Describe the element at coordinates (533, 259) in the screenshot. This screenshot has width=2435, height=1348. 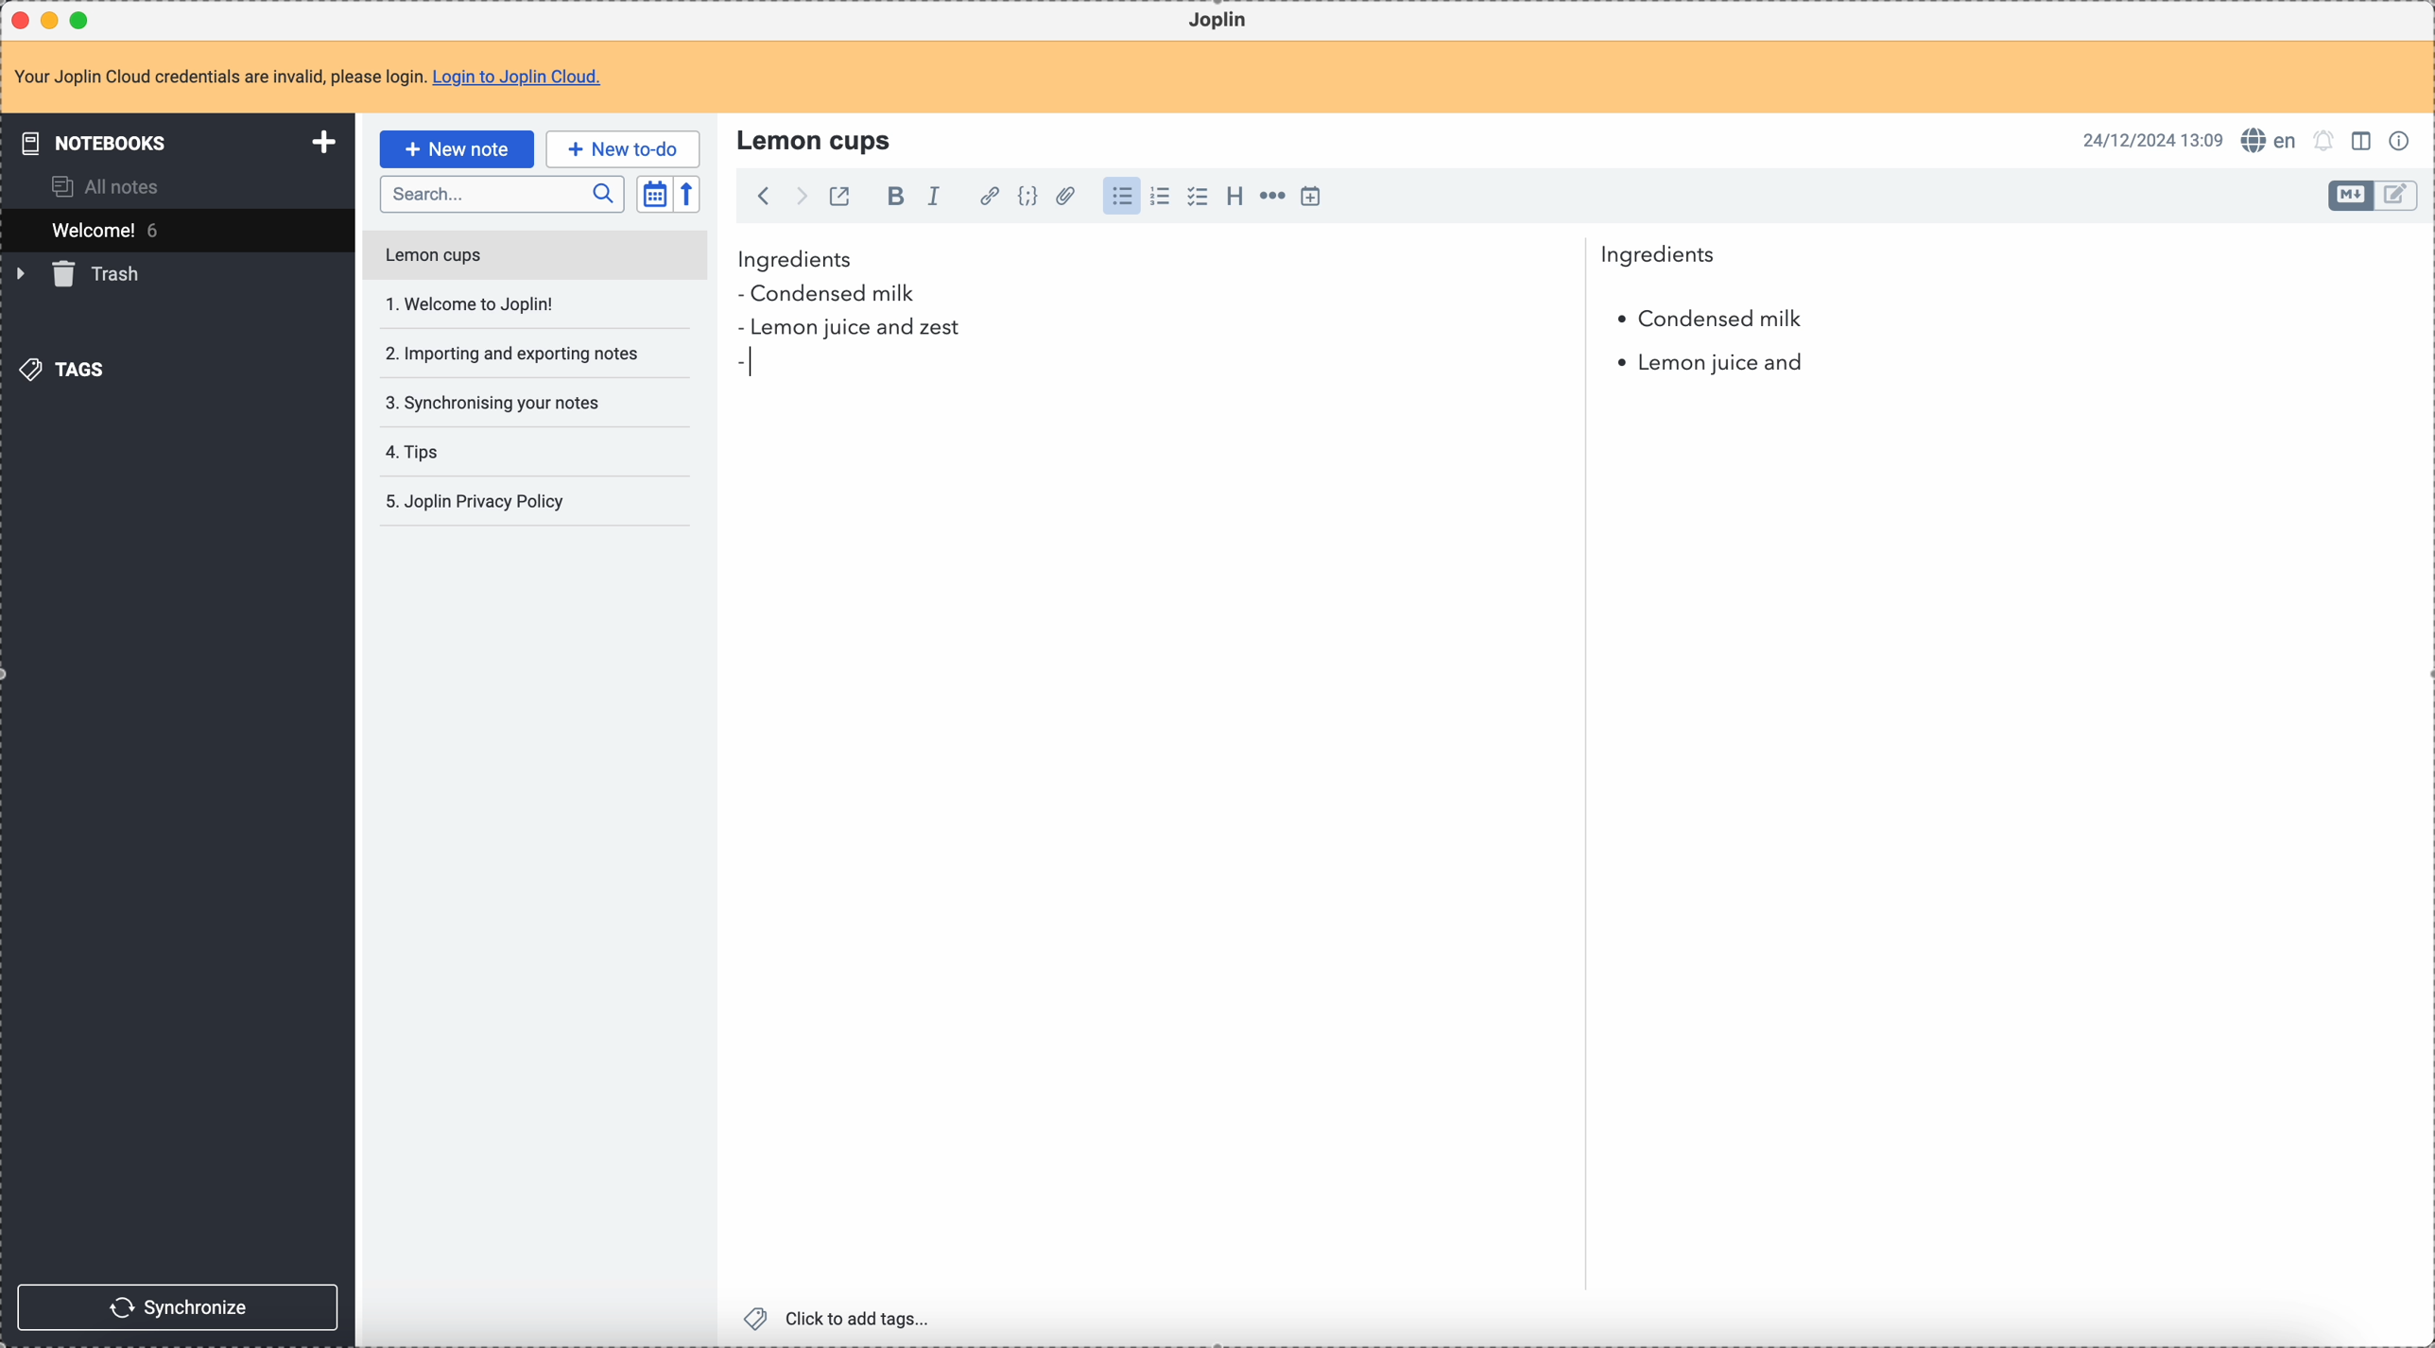
I see `lemon cups` at that location.